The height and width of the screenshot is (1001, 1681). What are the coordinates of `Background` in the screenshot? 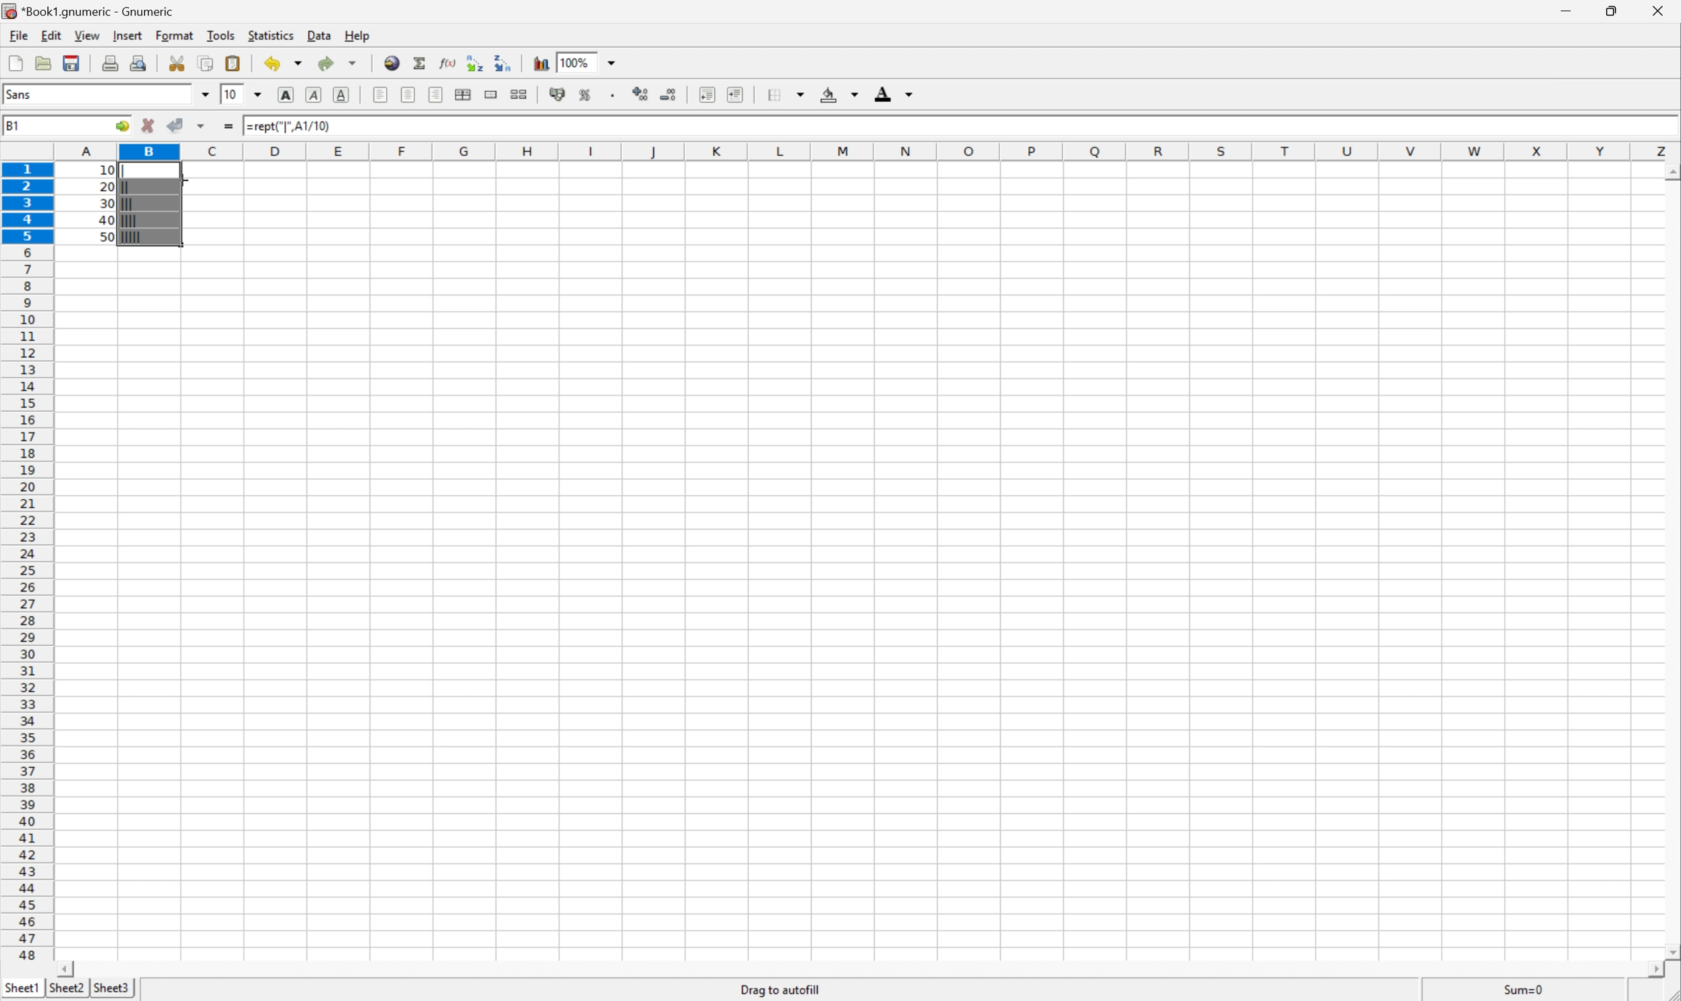 It's located at (840, 94).